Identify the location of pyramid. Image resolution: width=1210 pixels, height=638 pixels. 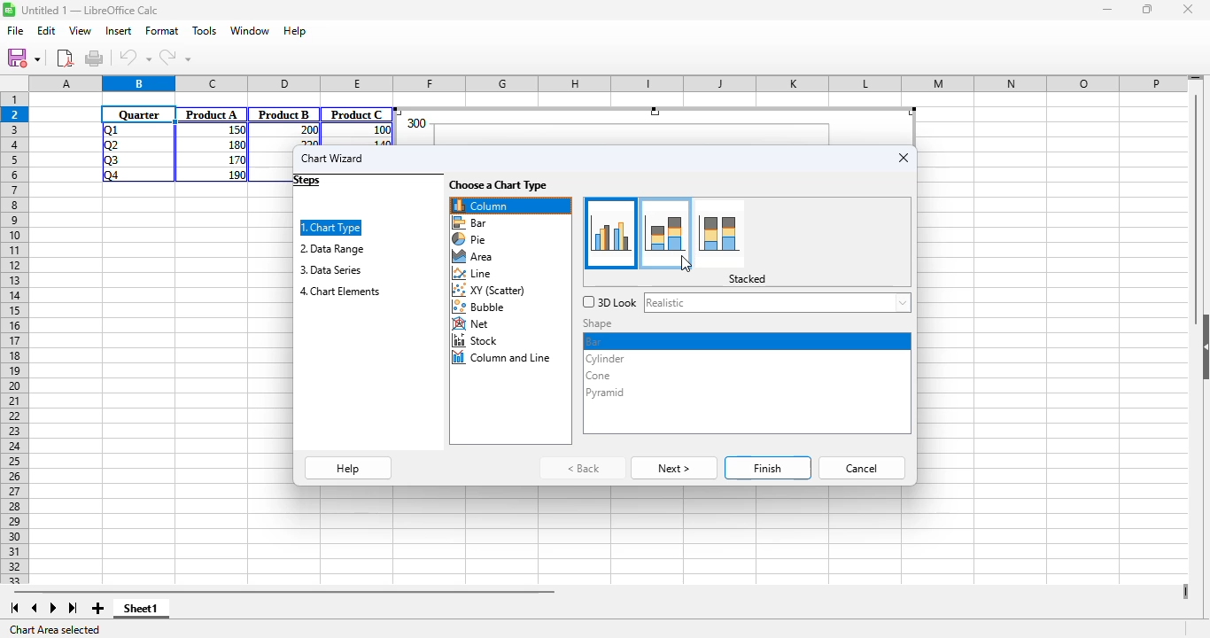
(606, 392).